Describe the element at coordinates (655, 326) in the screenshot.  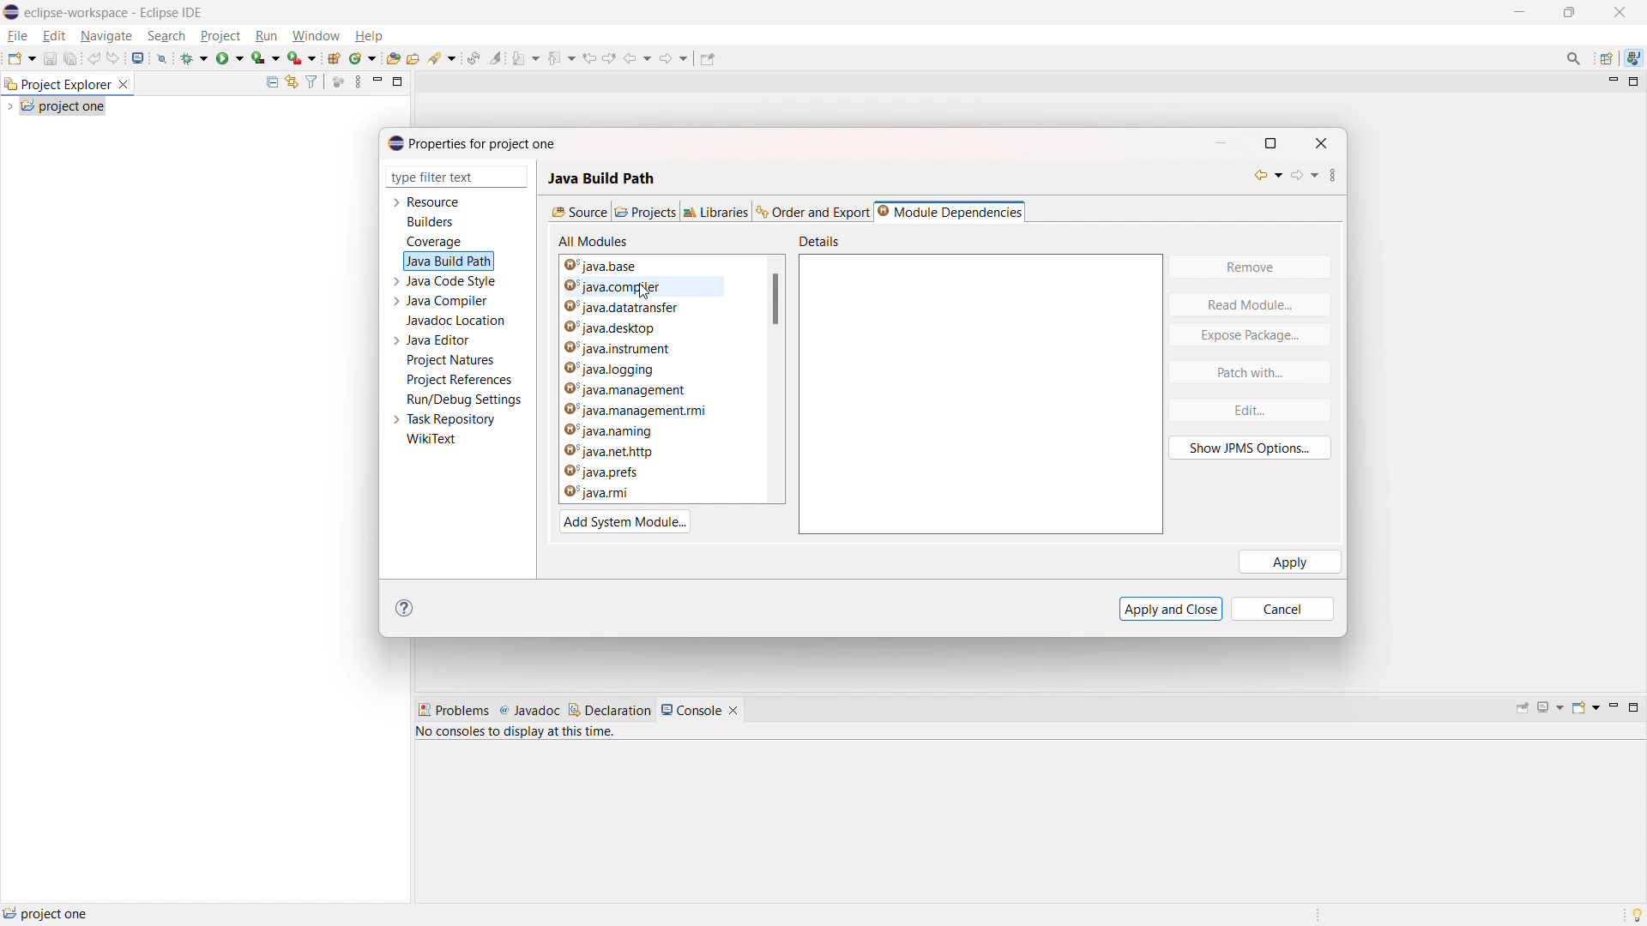
I see `java.desktop` at that location.